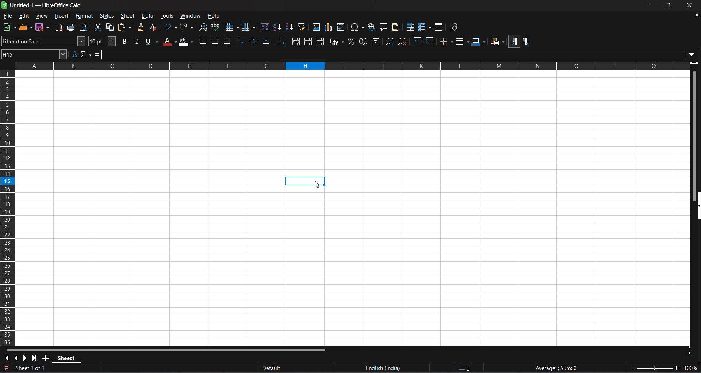 This screenshot has width=701, height=373. I want to click on cell, so click(305, 181).